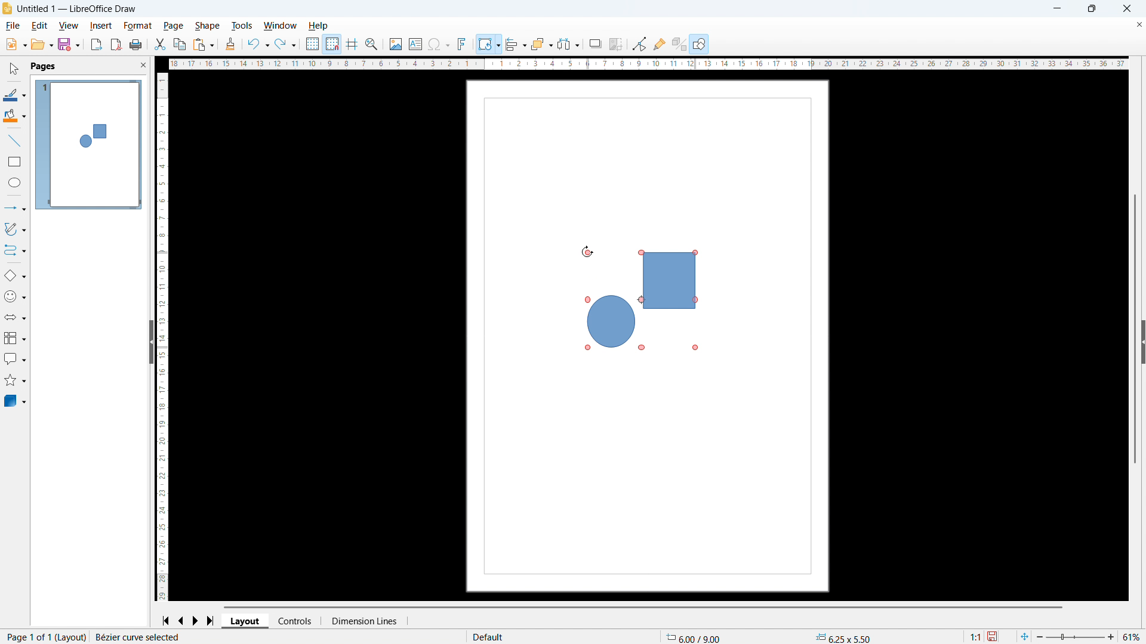 This screenshot has height=644, width=1146. Describe the element at coordinates (15, 316) in the screenshot. I see `Block arrow ` at that location.